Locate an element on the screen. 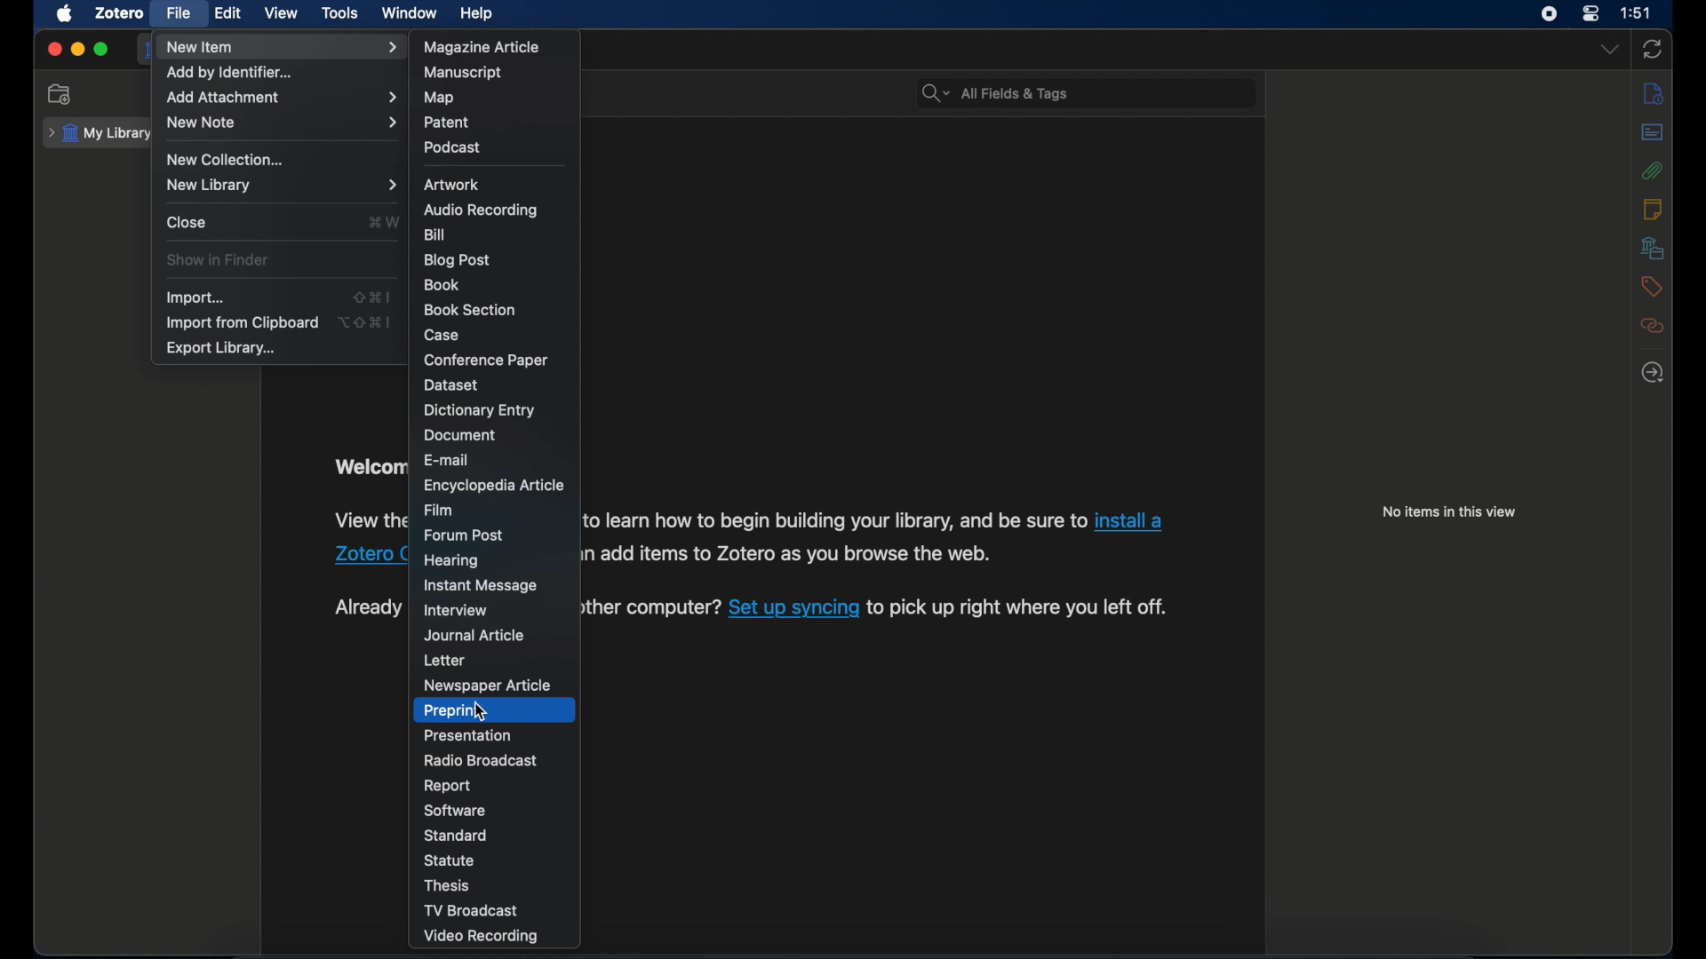 The width and height of the screenshot is (1706, 959). close is located at coordinates (187, 221).